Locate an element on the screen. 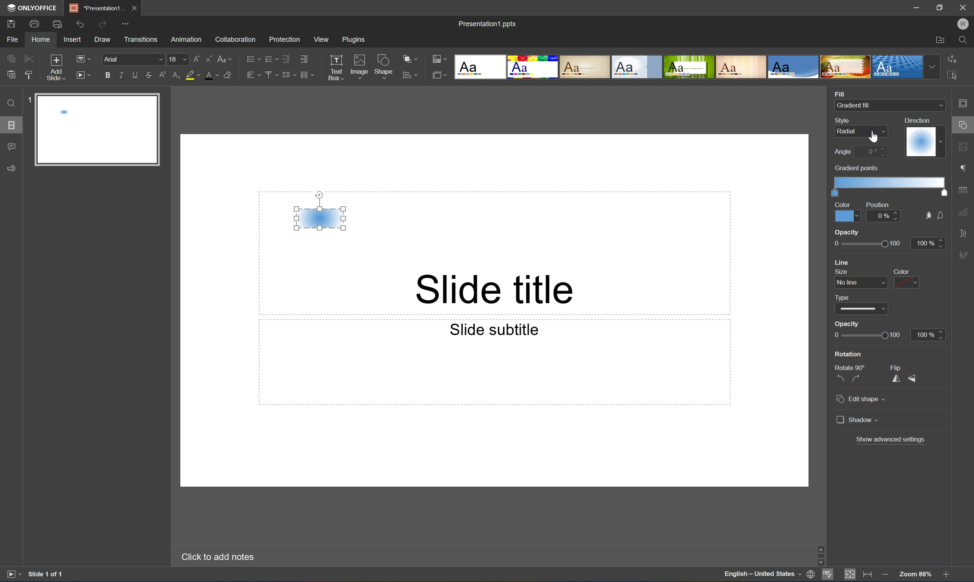 The width and height of the screenshot is (974, 582). table settings is located at coordinates (964, 190).